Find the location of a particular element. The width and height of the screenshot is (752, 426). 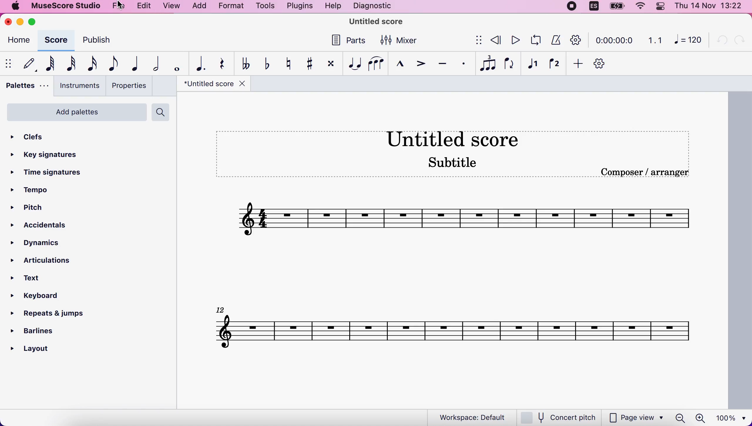

toggle double flat is located at coordinates (244, 64).